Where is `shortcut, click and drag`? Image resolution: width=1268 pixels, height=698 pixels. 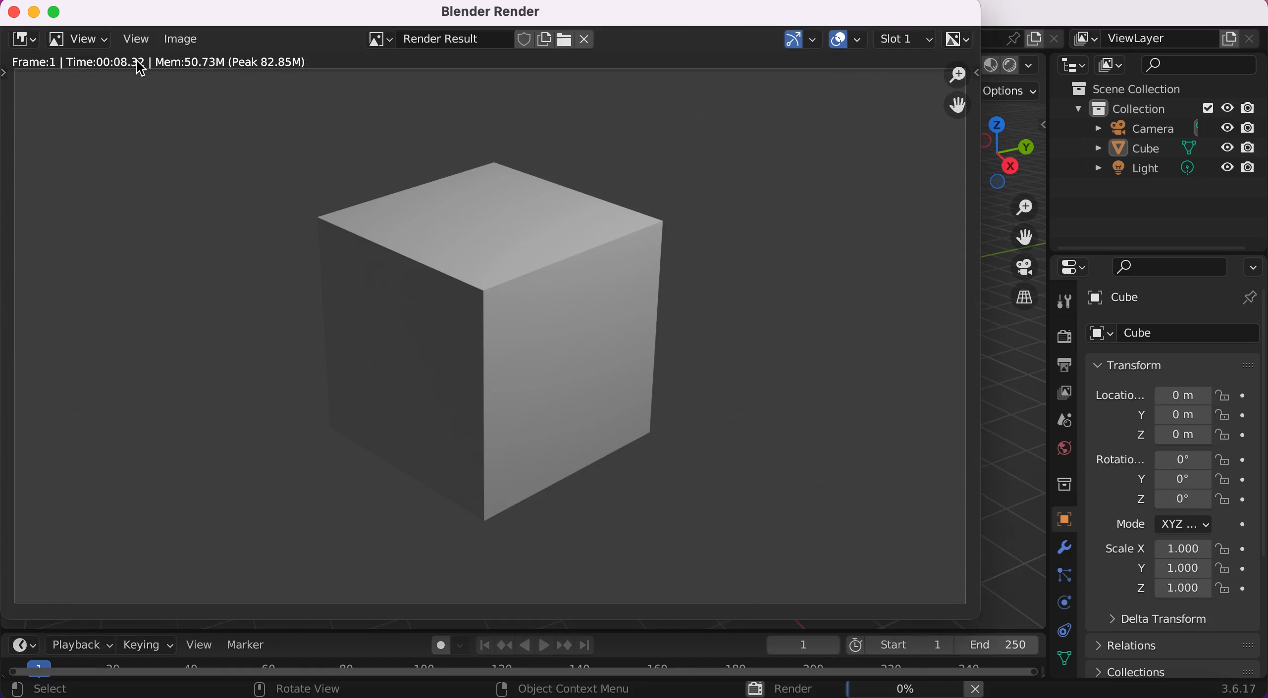 shortcut, click and drag is located at coordinates (1013, 151).